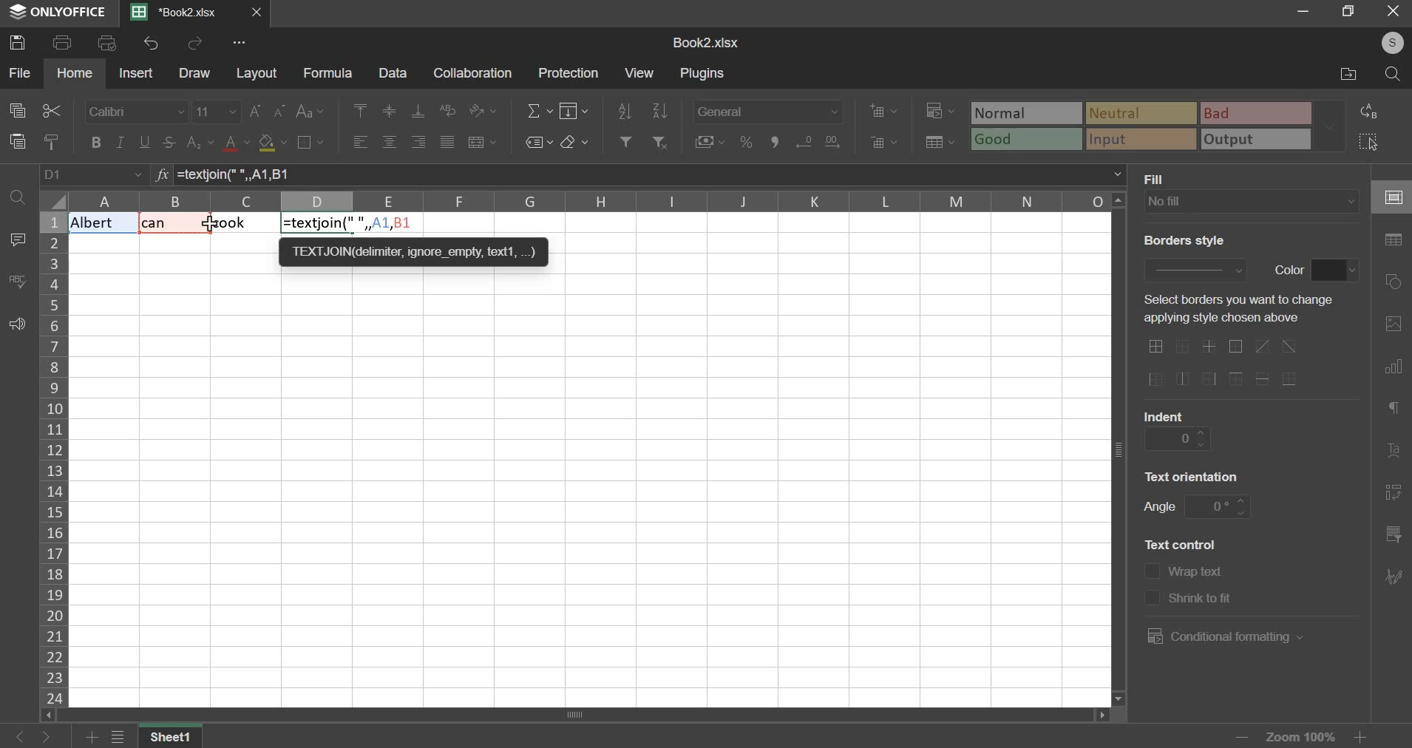 Image resolution: width=1412 pixels, height=748 pixels. What do you see at coordinates (135, 72) in the screenshot?
I see `insert` at bounding box center [135, 72].